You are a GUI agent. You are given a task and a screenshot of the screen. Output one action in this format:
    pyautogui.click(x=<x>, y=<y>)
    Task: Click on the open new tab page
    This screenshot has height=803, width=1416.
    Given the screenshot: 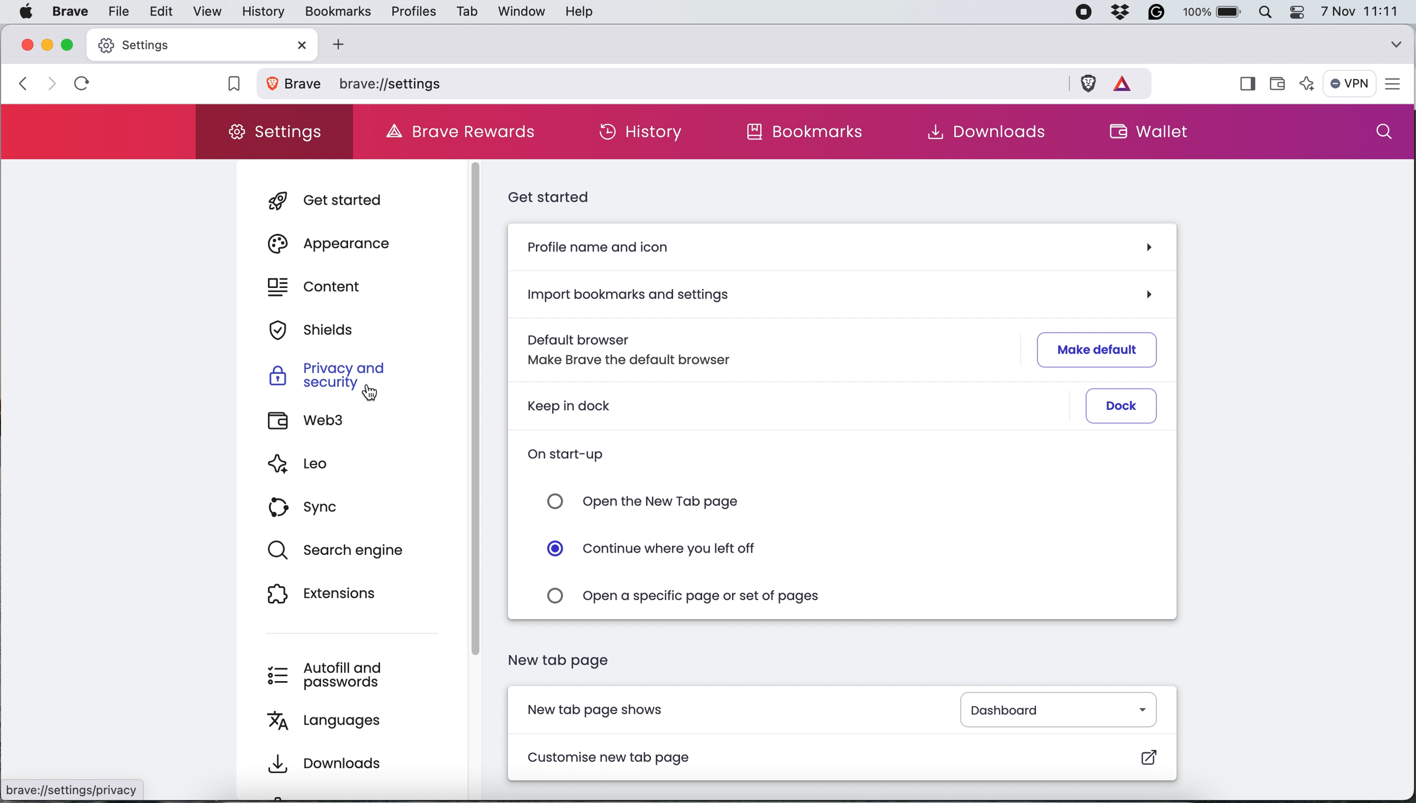 What is the action you would take?
    pyautogui.click(x=642, y=499)
    